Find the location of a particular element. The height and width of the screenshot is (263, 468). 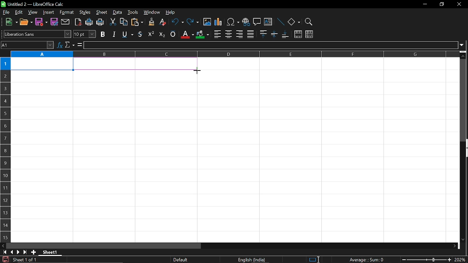

cell color is located at coordinates (202, 35).